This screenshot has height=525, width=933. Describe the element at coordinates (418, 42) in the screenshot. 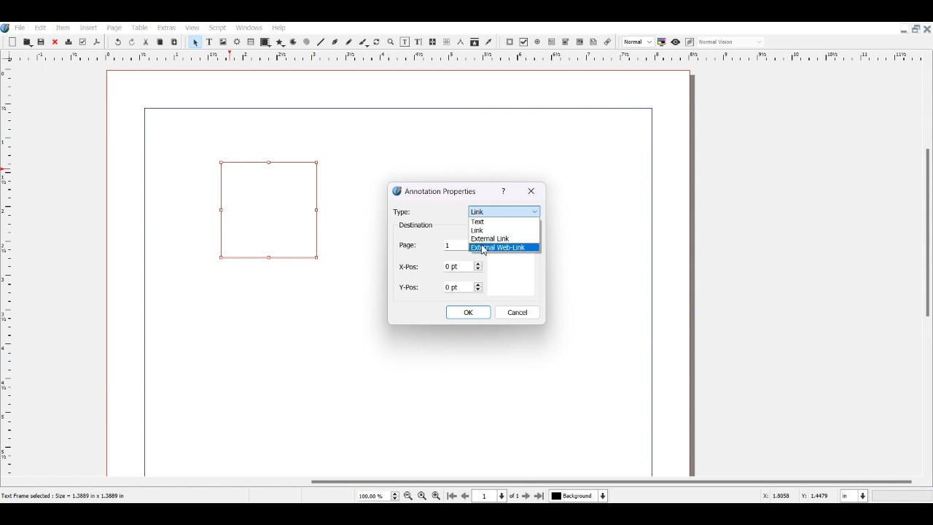

I see `Edit Text` at that location.